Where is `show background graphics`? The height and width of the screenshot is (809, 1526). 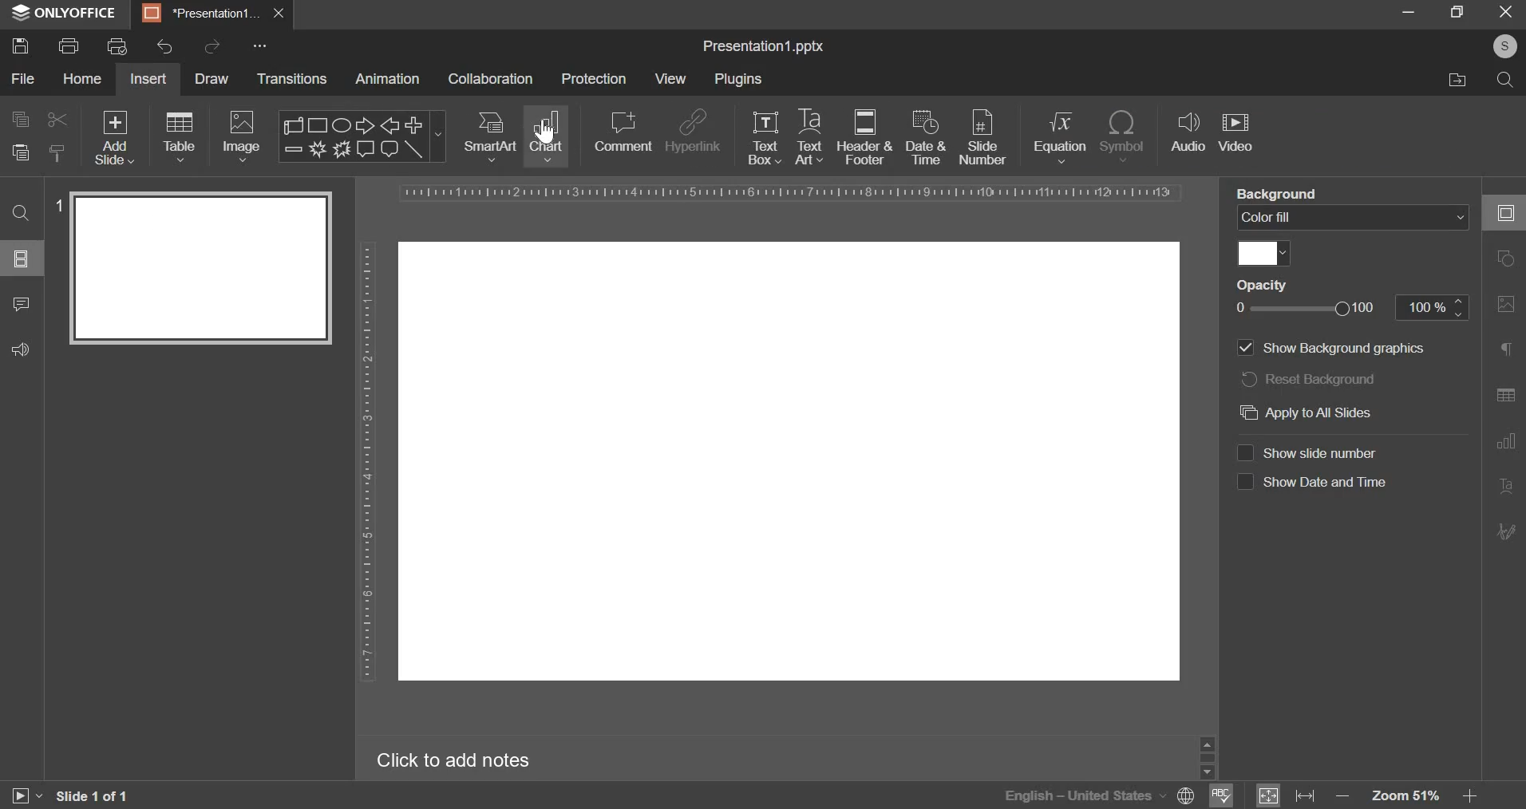 show background graphics is located at coordinates (1333, 349).